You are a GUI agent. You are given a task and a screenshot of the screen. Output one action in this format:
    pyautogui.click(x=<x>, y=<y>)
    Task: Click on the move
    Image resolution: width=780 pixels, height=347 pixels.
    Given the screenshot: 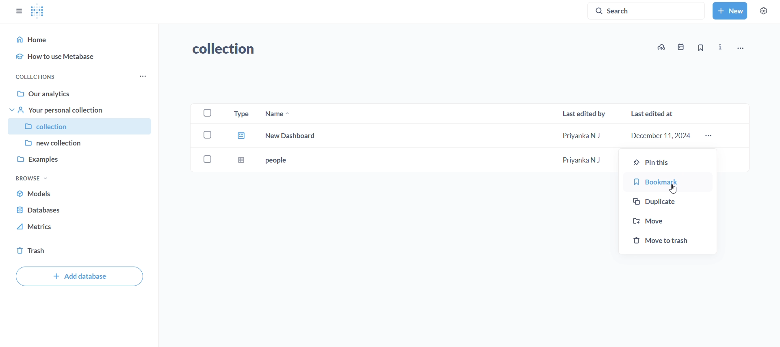 What is the action you would take?
    pyautogui.click(x=666, y=220)
    